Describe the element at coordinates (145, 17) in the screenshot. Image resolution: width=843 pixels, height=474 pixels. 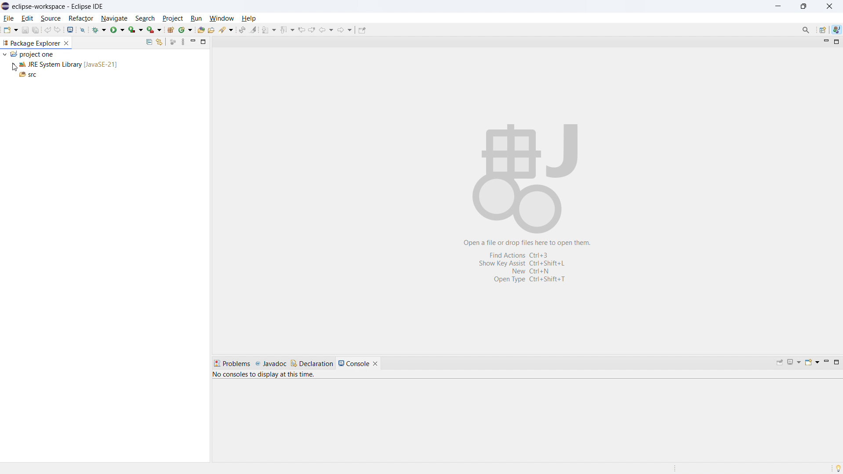
I see `search` at that location.